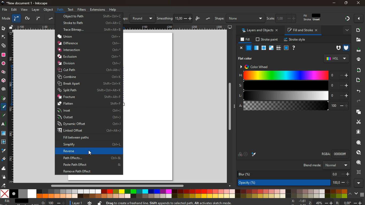  I want to click on Button, so click(90, 153).